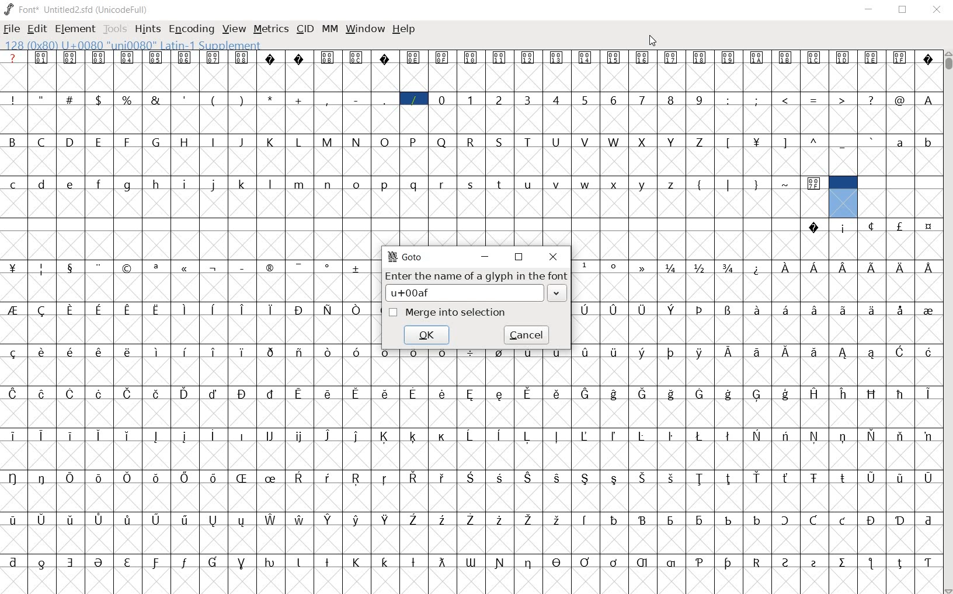 Image resolution: width=953 pixels, height=594 pixels. What do you see at coordinates (644, 58) in the screenshot?
I see `Symbol` at bounding box center [644, 58].